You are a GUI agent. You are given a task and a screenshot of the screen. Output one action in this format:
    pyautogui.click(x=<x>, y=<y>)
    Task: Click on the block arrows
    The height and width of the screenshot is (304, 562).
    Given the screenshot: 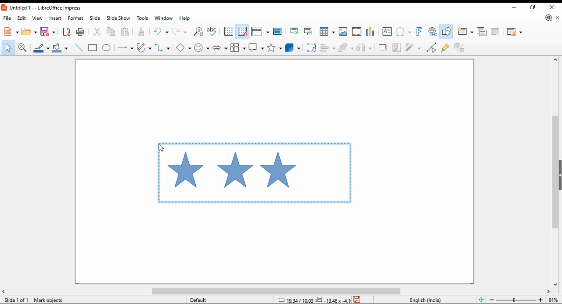 What is the action you would take?
    pyautogui.click(x=220, y=47)
    